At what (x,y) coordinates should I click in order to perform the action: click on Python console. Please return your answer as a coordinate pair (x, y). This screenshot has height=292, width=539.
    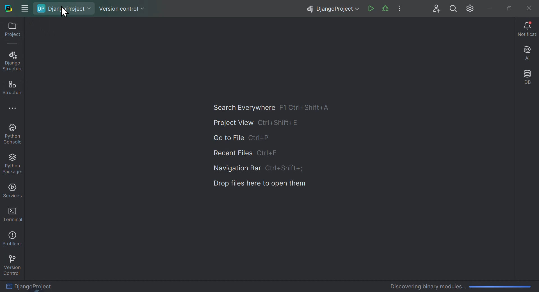
    Looking at the image, I should click on (14, 135).